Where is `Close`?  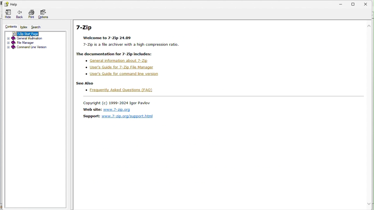
Close is located at coordinates (368, 3).